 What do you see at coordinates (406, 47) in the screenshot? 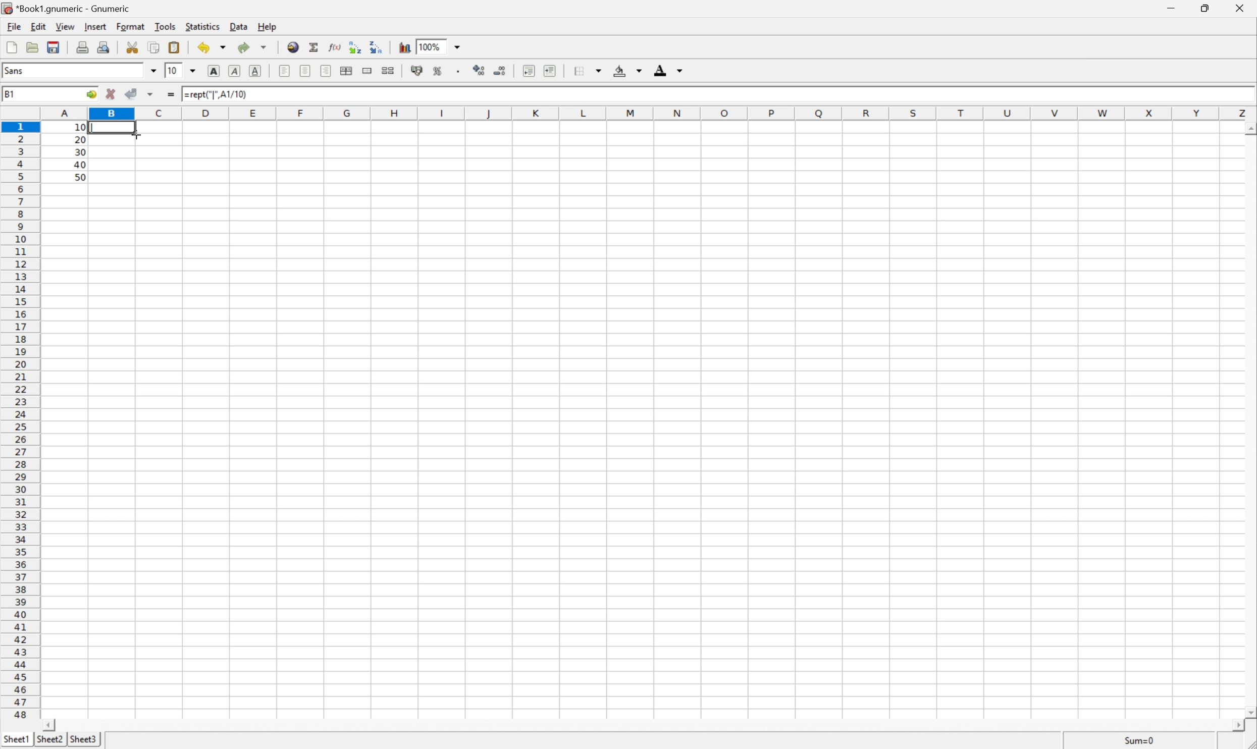
I see `Insert chart` at bounding box center [406, 47].